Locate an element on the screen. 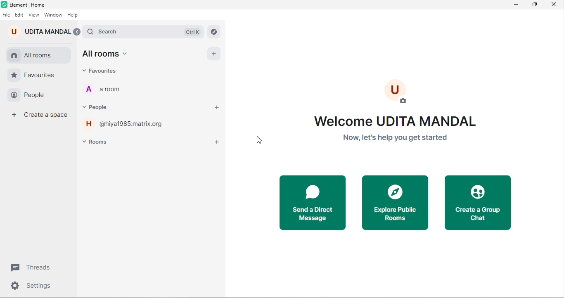 The width and height of the screenshot is (564, 298). add is located at coordinates (213, 55).